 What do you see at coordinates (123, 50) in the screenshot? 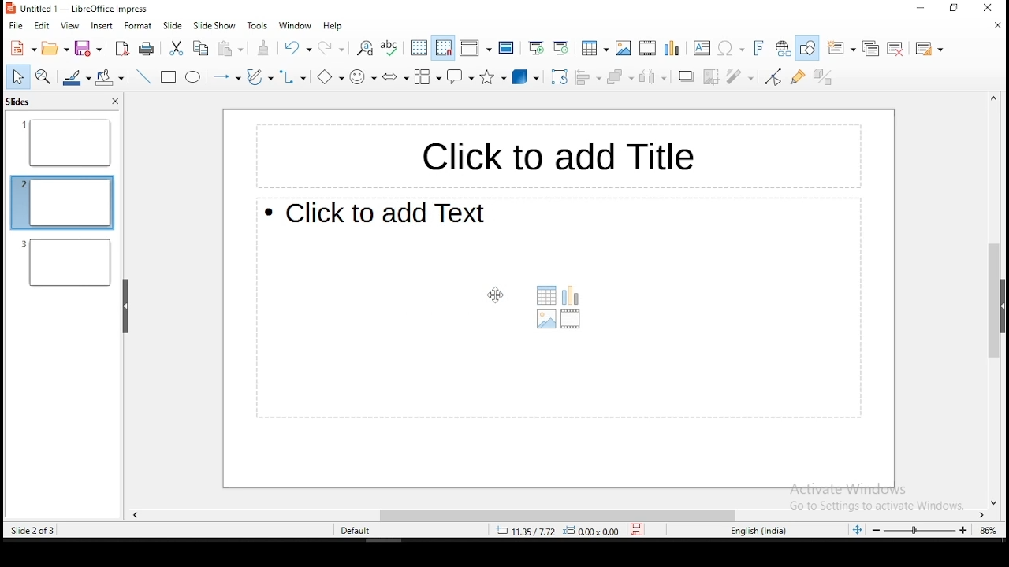
I see `export as pdf` at bounding box center [123, 50].